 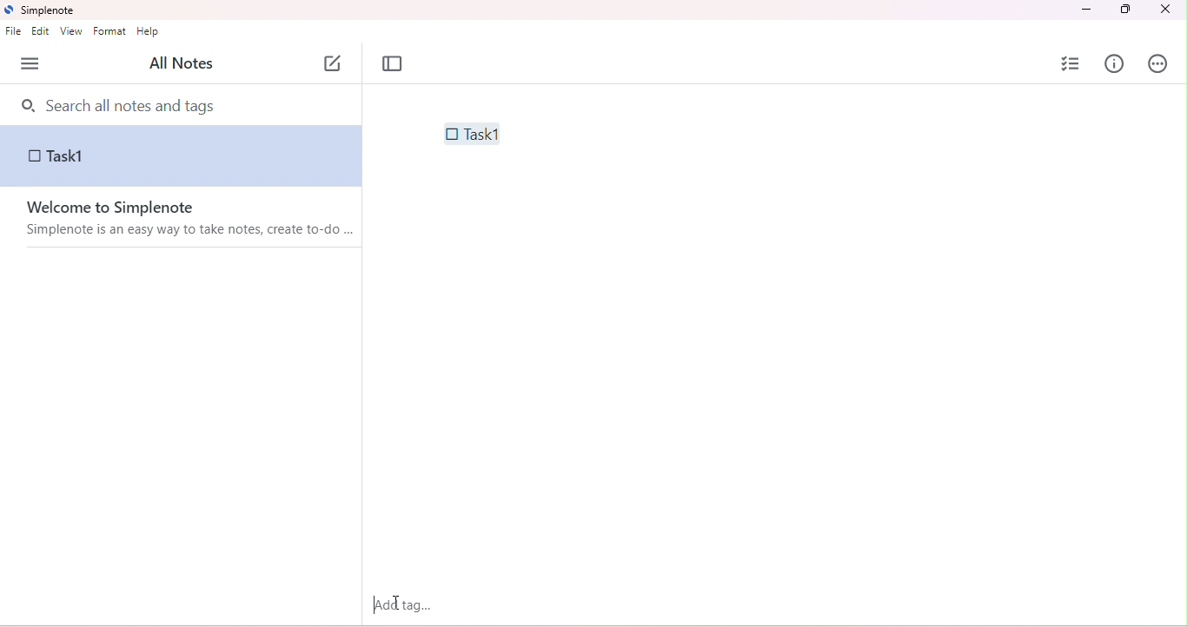 I want to click on cursor movement, so click(x=399, y=604).